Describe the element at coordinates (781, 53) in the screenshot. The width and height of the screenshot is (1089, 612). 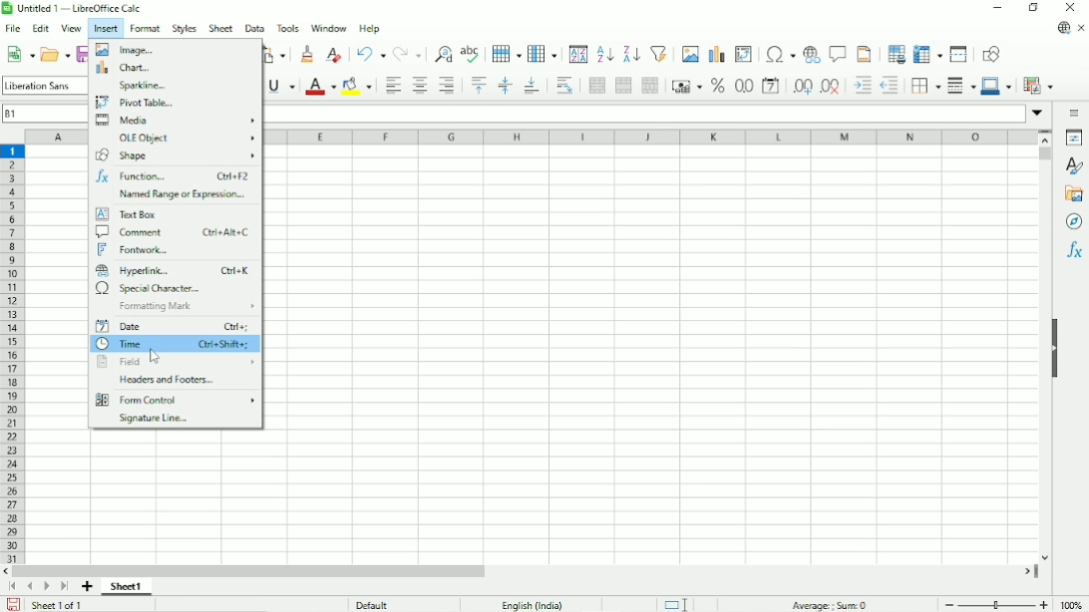
I see `Insert special characters` at that location.